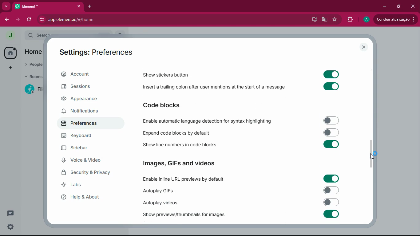 This screenshot has width=420, height=236. I want to click on add tab, so click(90, 6).